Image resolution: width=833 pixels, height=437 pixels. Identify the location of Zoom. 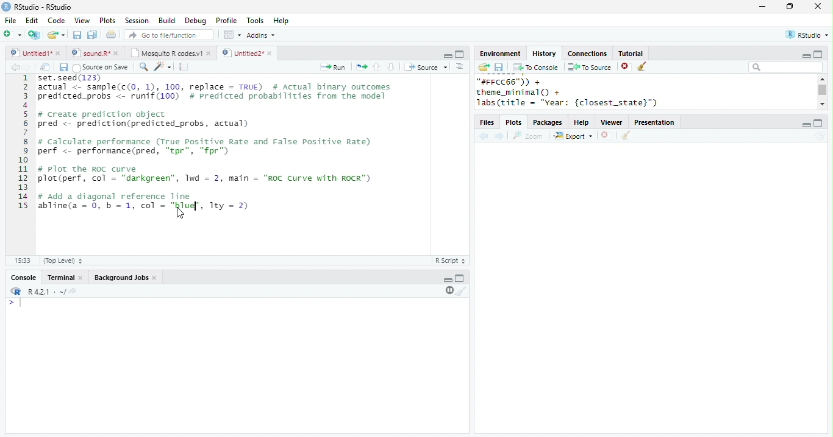
(528, 136).